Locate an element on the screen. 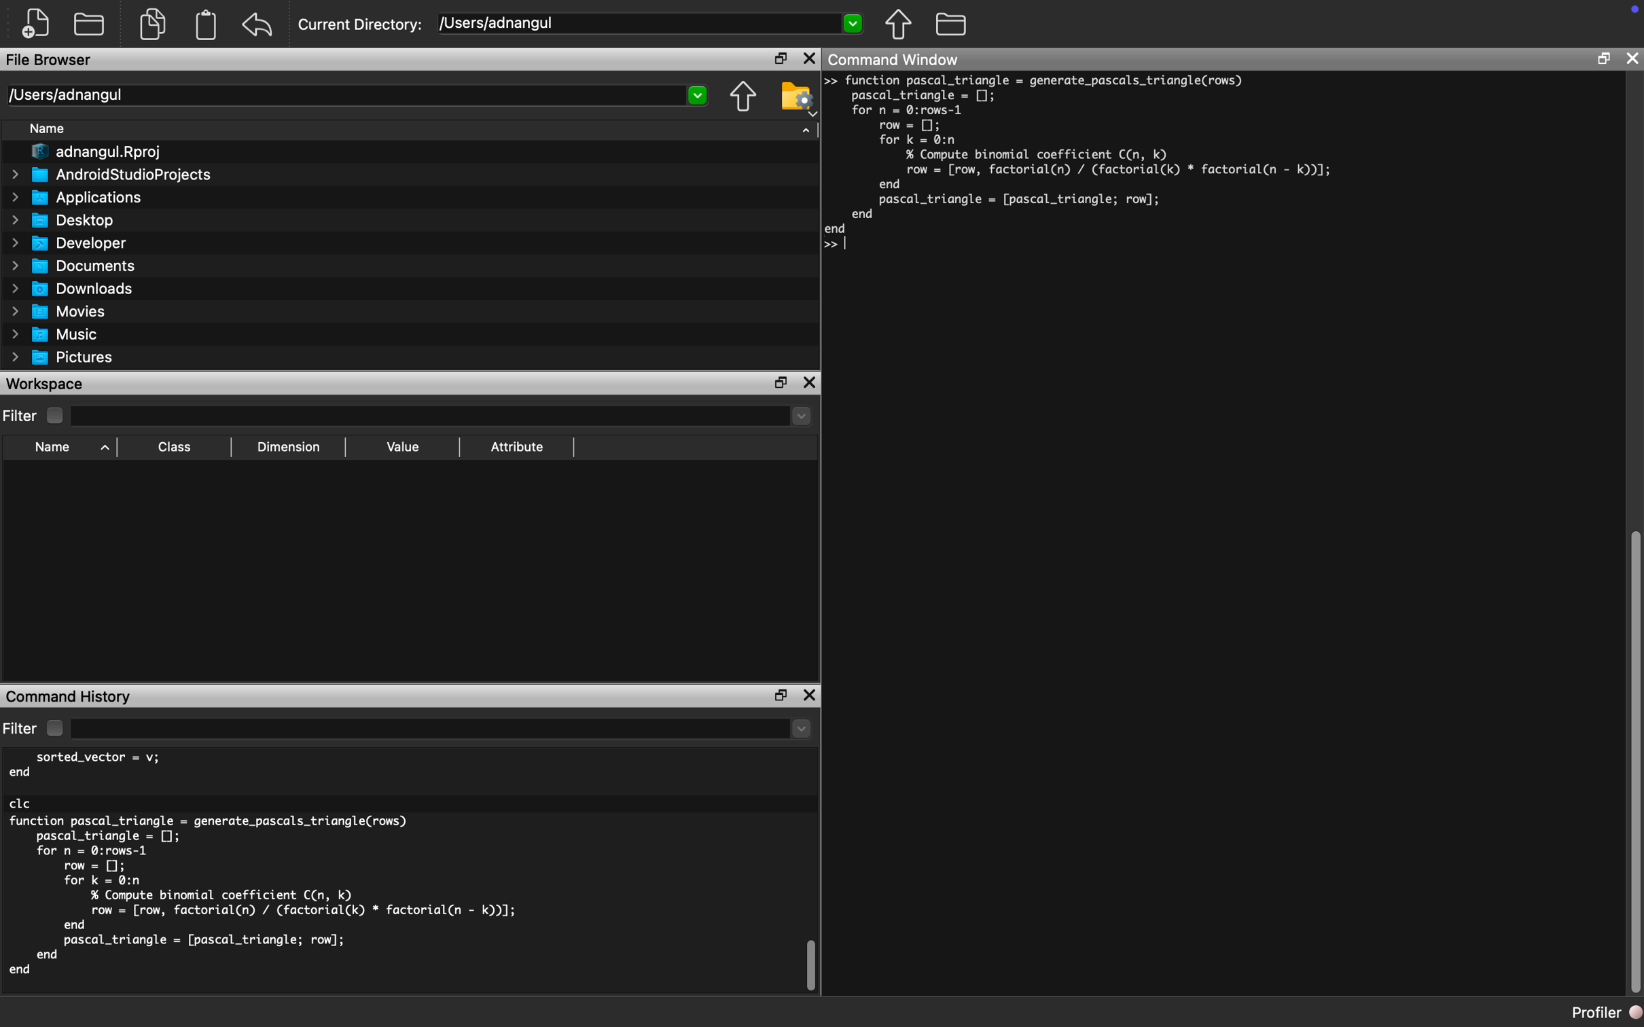 Image resolution: width=1644 pixels, height=1027 pixels. Scroll is located at coordinates (811, 880).